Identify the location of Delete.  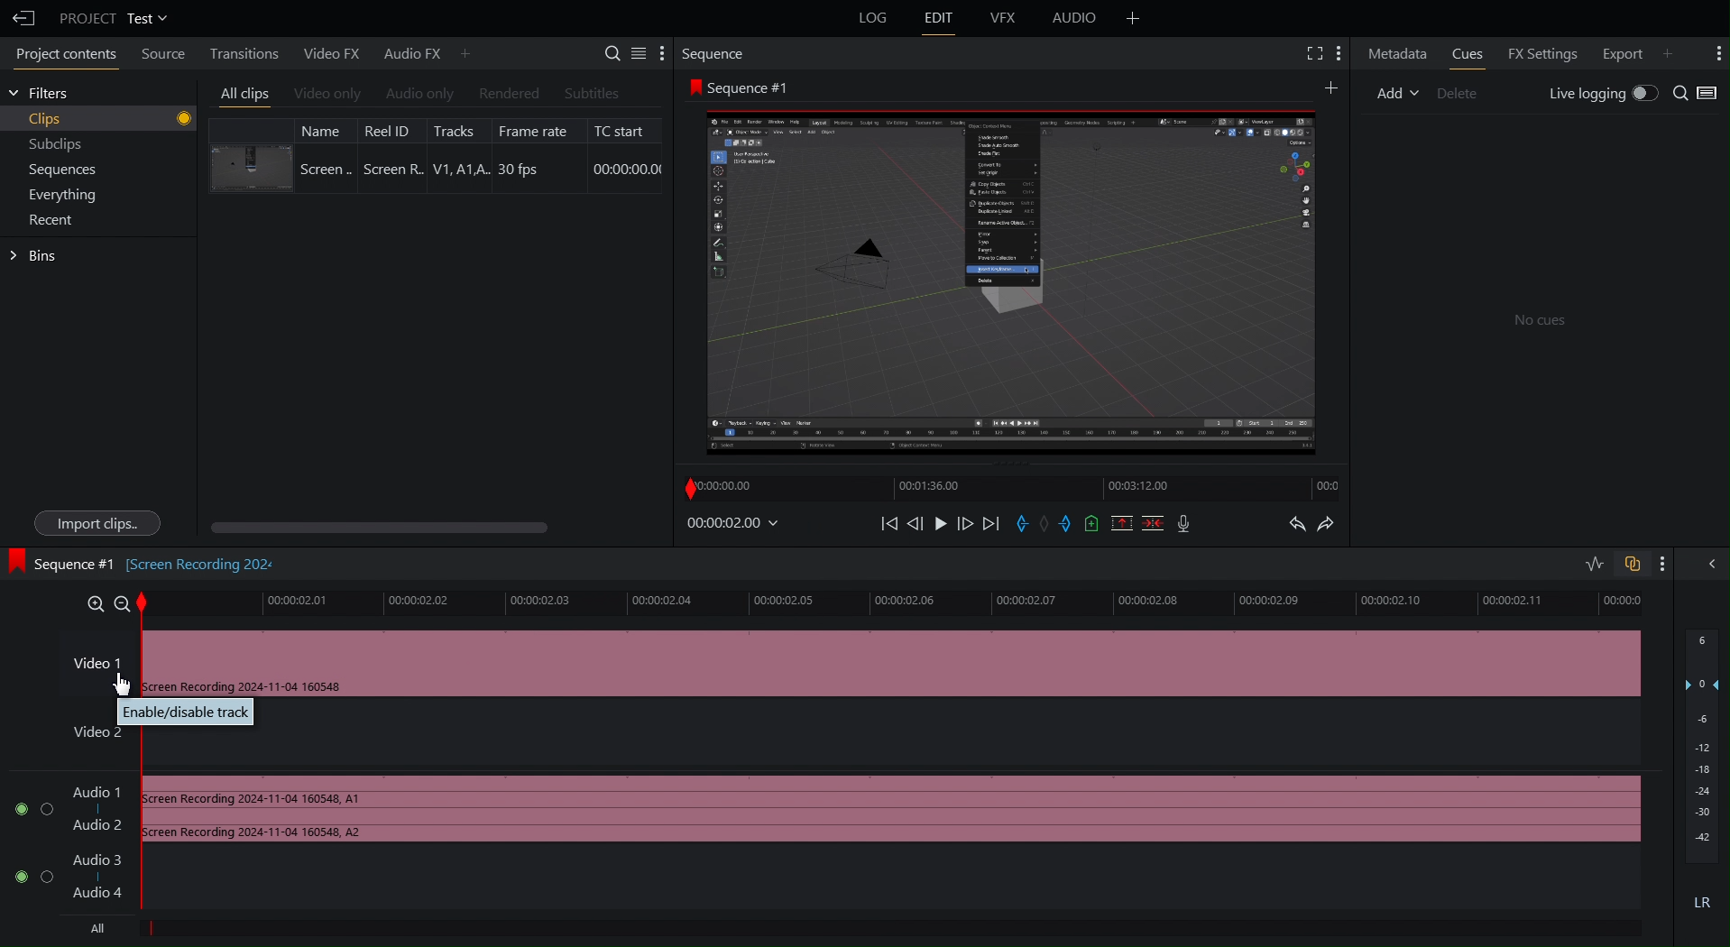
(1456, 91).